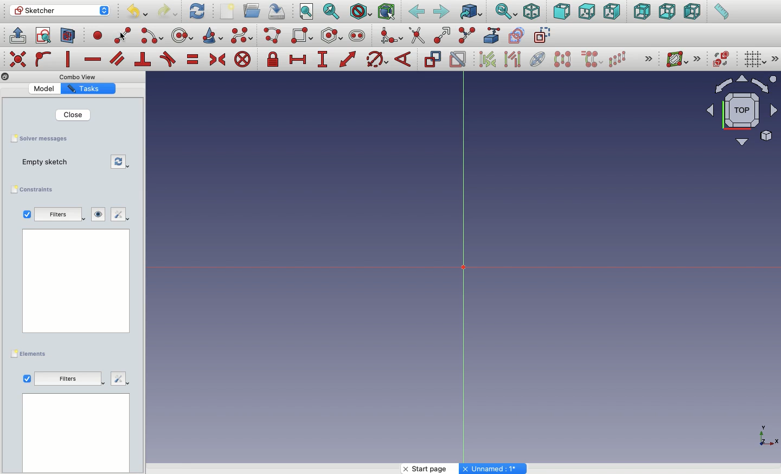  Describe the element at coordinates (489, 59) in the screenshot. I see `Associated constraints` at that location.